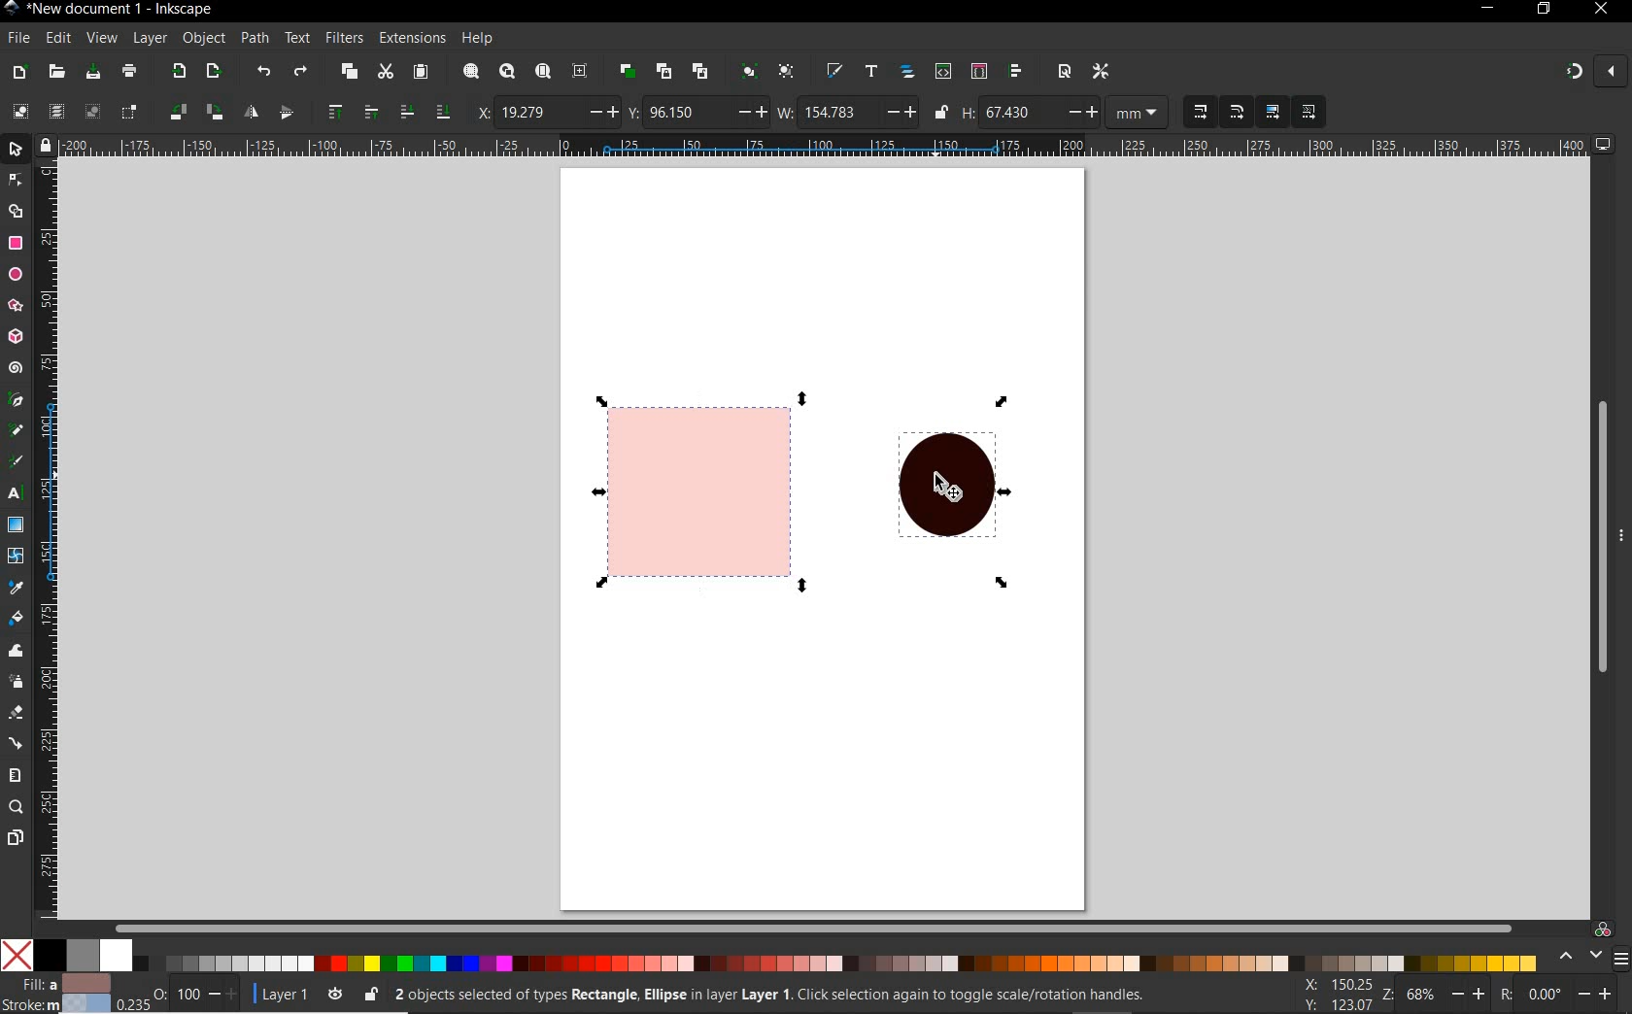 The height and width of the screenshot is (1014, 1632). I want to click on node tool, so click(14, 178).